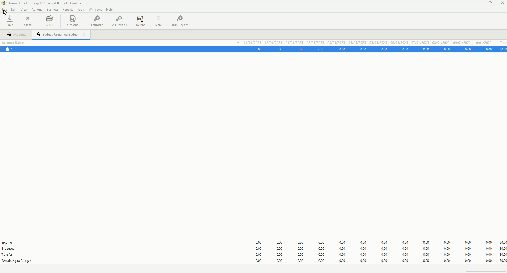  I want to click on Business, so click(52, 9).